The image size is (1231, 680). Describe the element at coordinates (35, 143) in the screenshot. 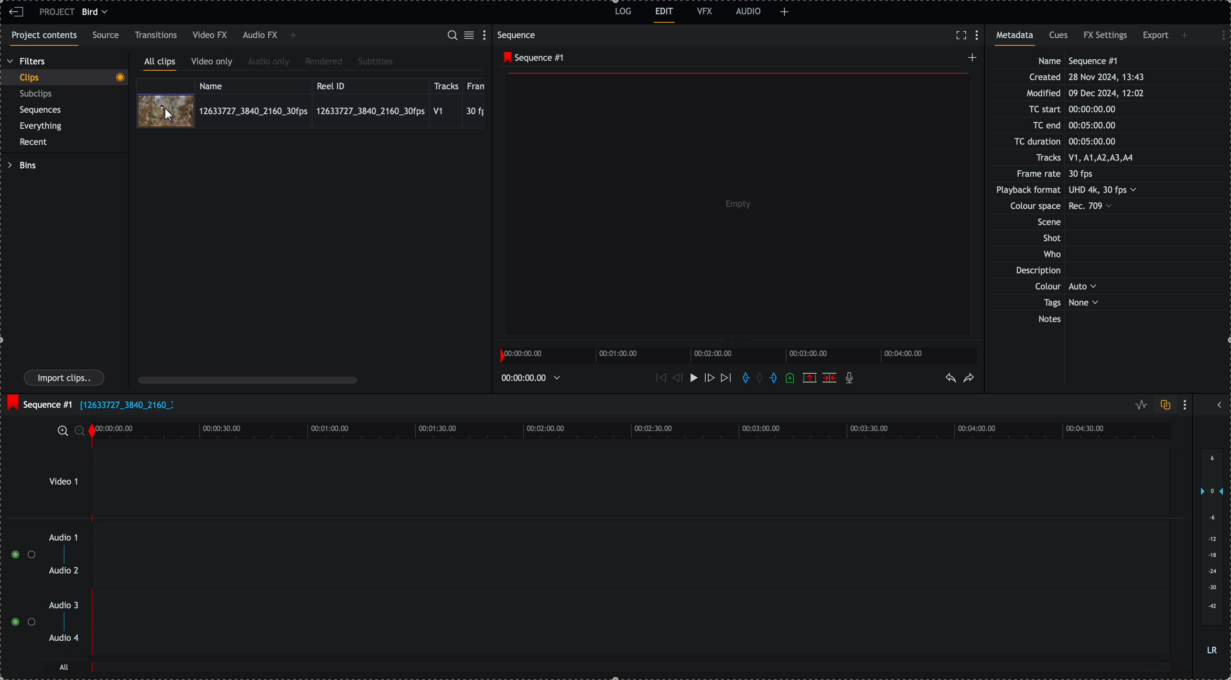

I see `recent` at that location.